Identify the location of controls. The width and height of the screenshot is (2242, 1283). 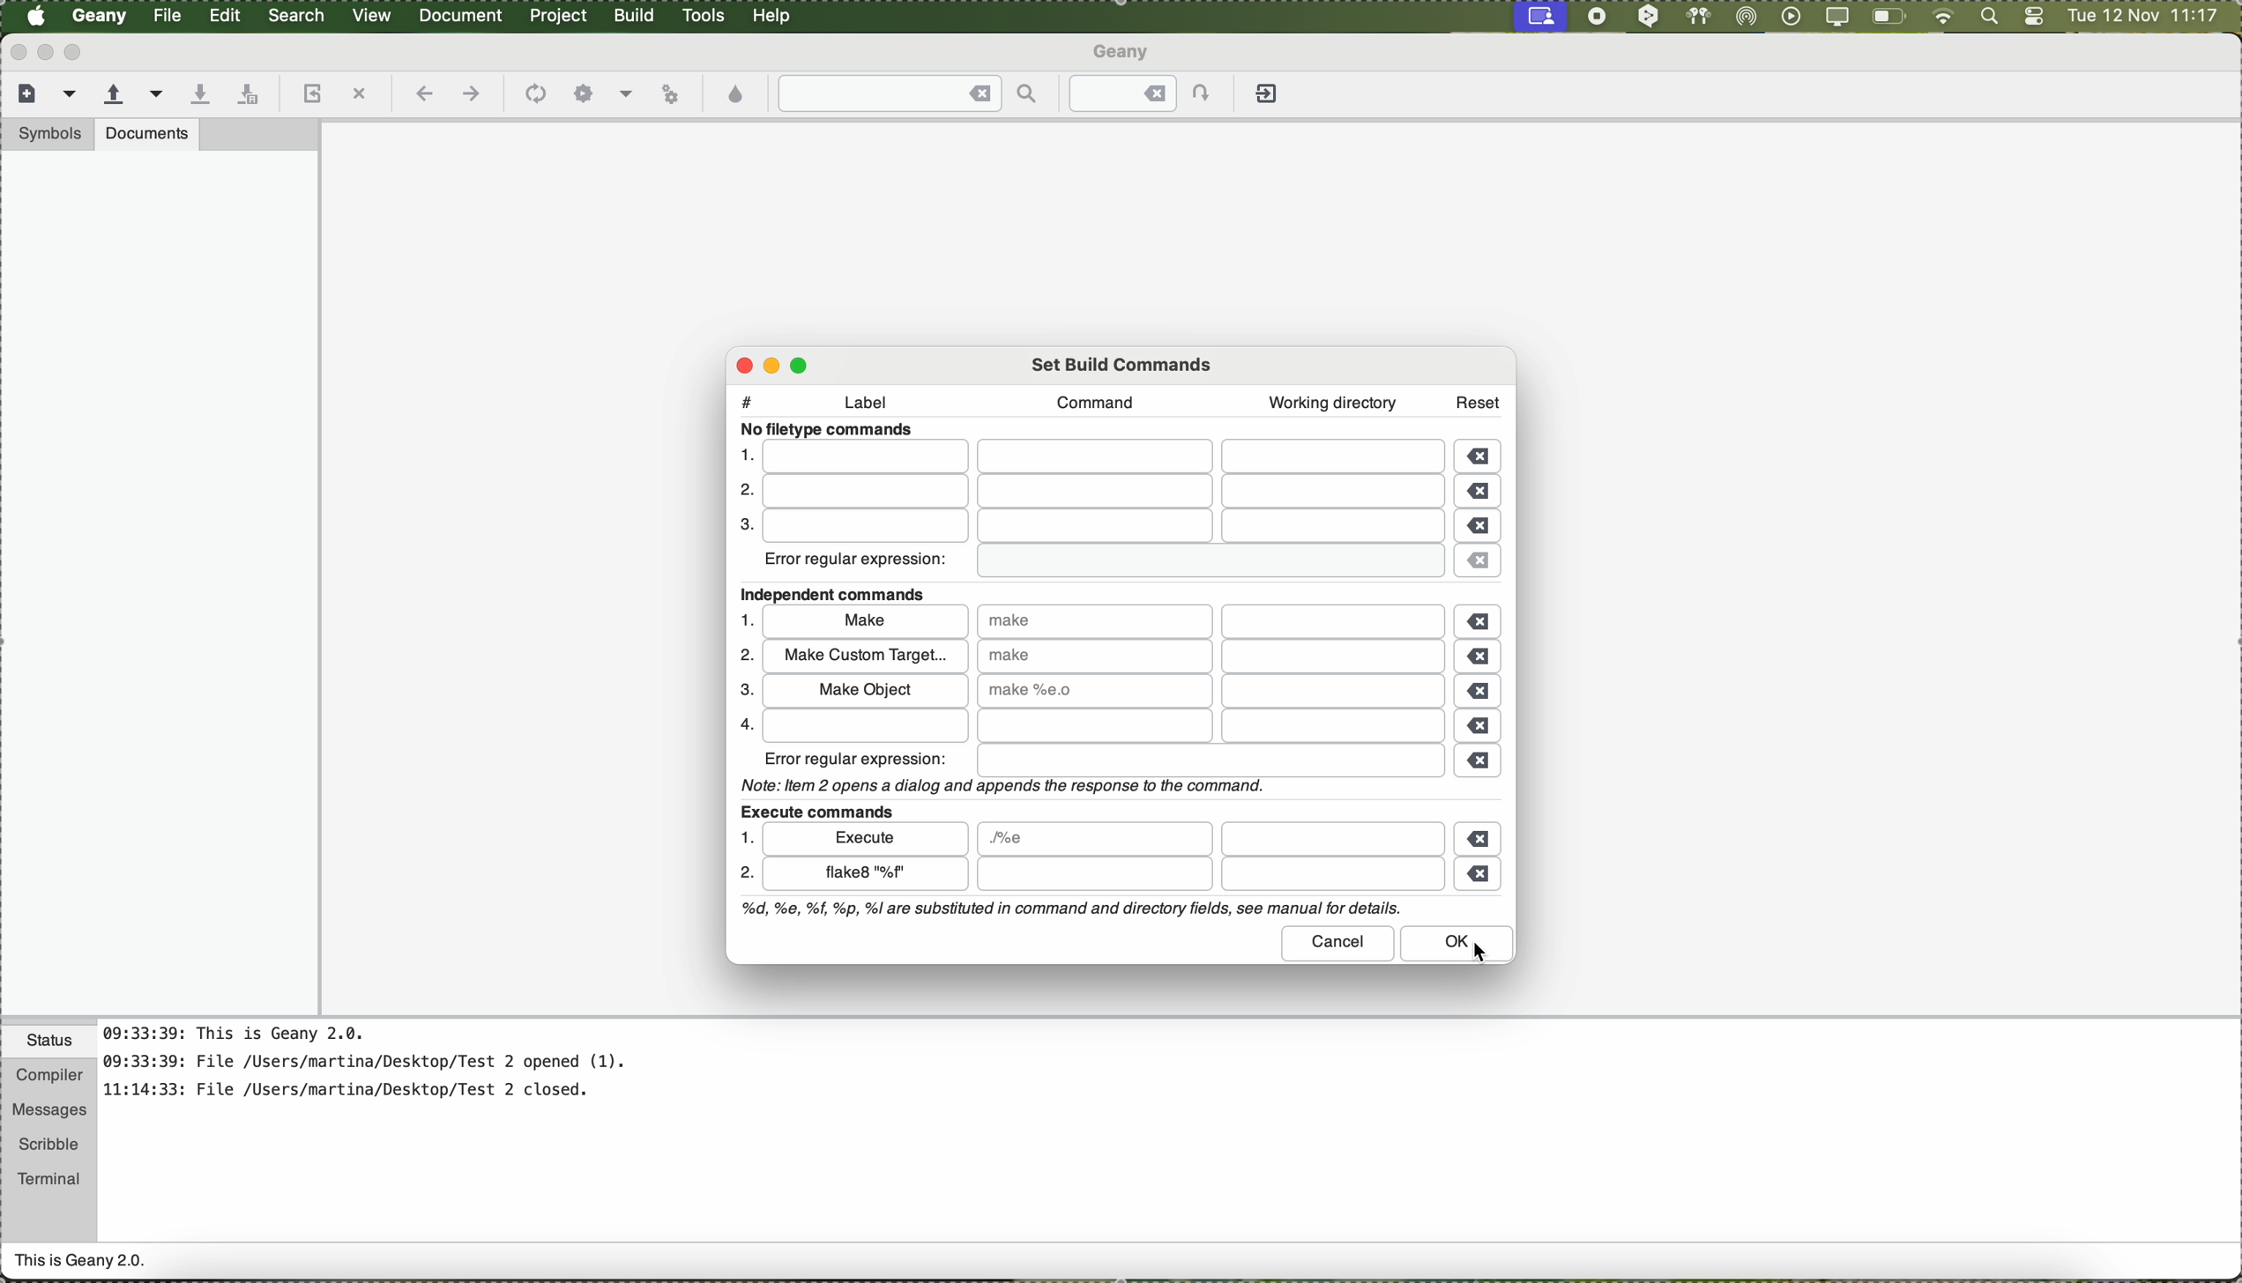
(2034, 18).